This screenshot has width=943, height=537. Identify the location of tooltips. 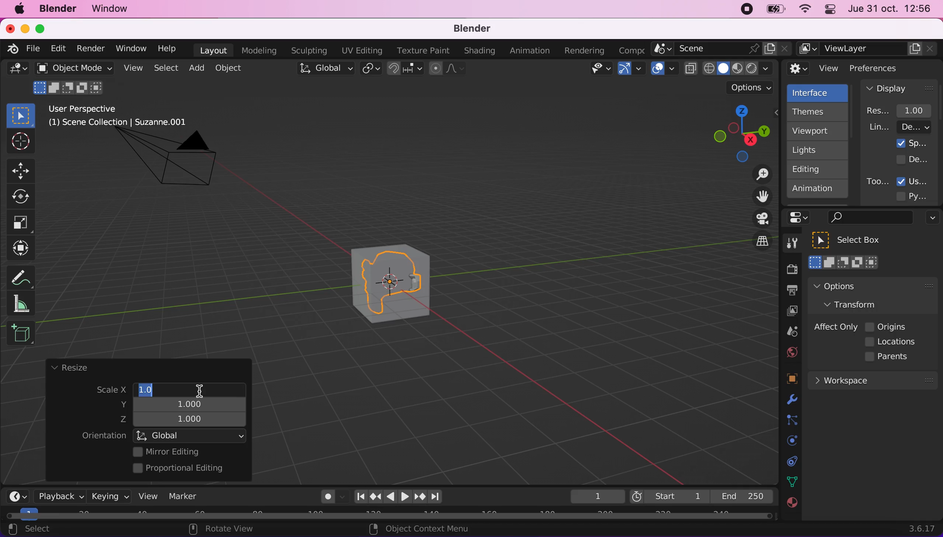
(877, 181).